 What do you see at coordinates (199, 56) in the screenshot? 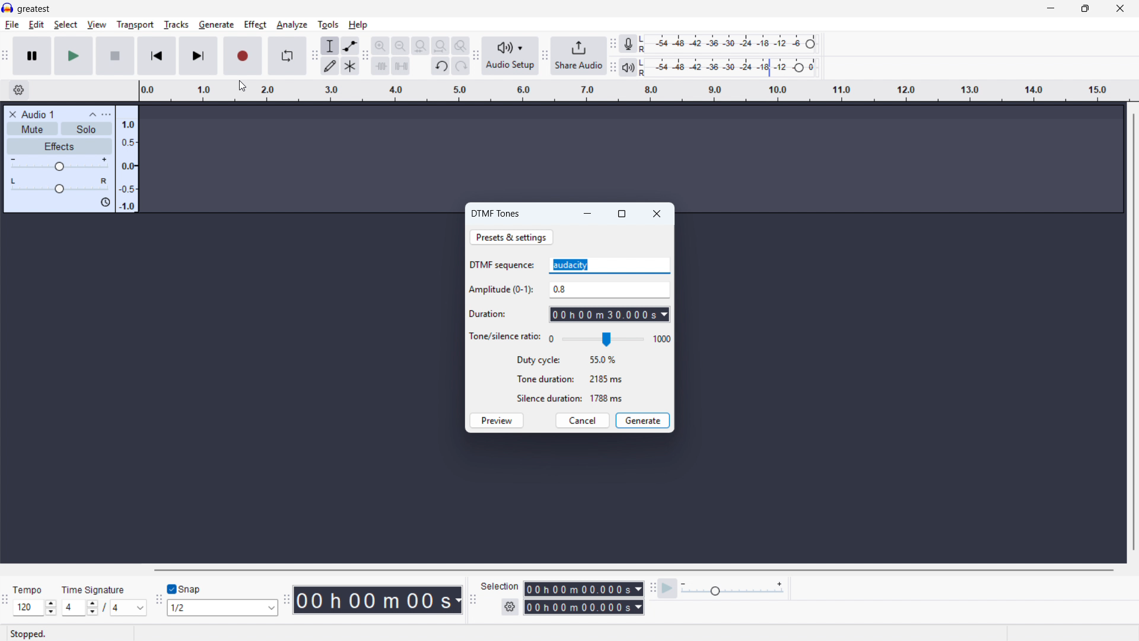
I see `skip to end` at bounding box center [199, 56].